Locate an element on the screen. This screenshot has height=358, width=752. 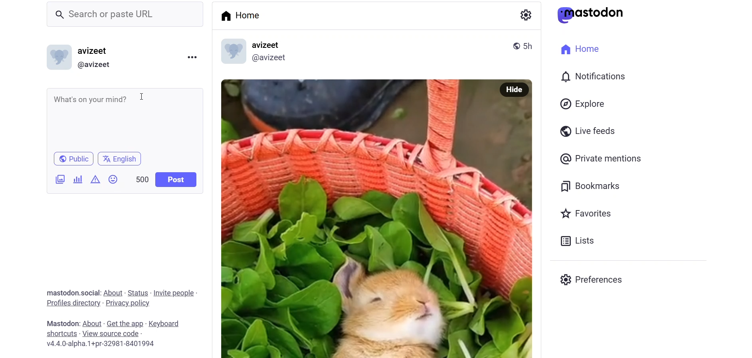
emoji is located at coordinates (113, 180).